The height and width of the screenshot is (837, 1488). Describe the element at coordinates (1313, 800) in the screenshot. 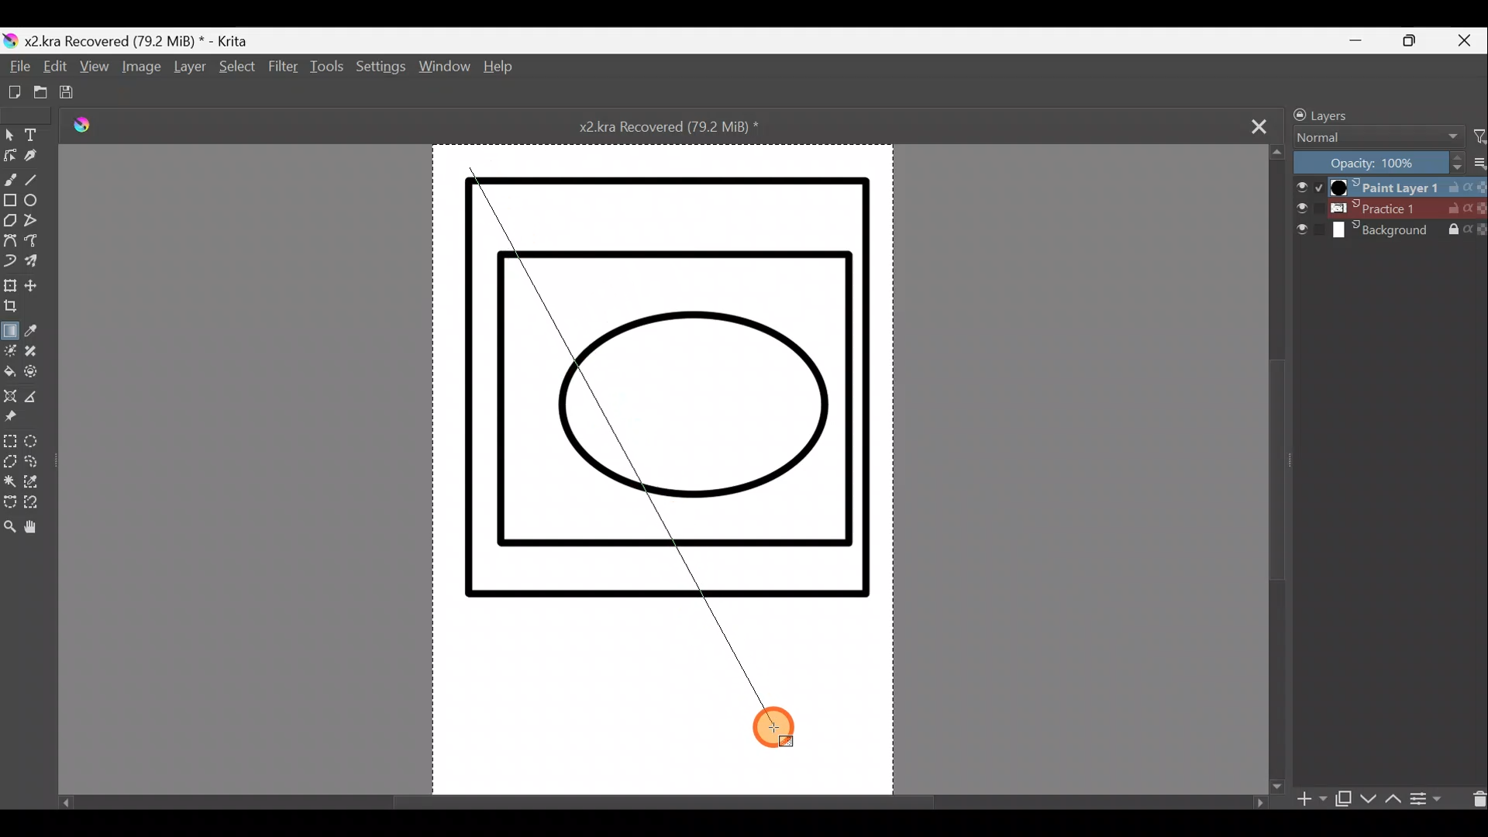

I see `Add layer/mask` at that location.